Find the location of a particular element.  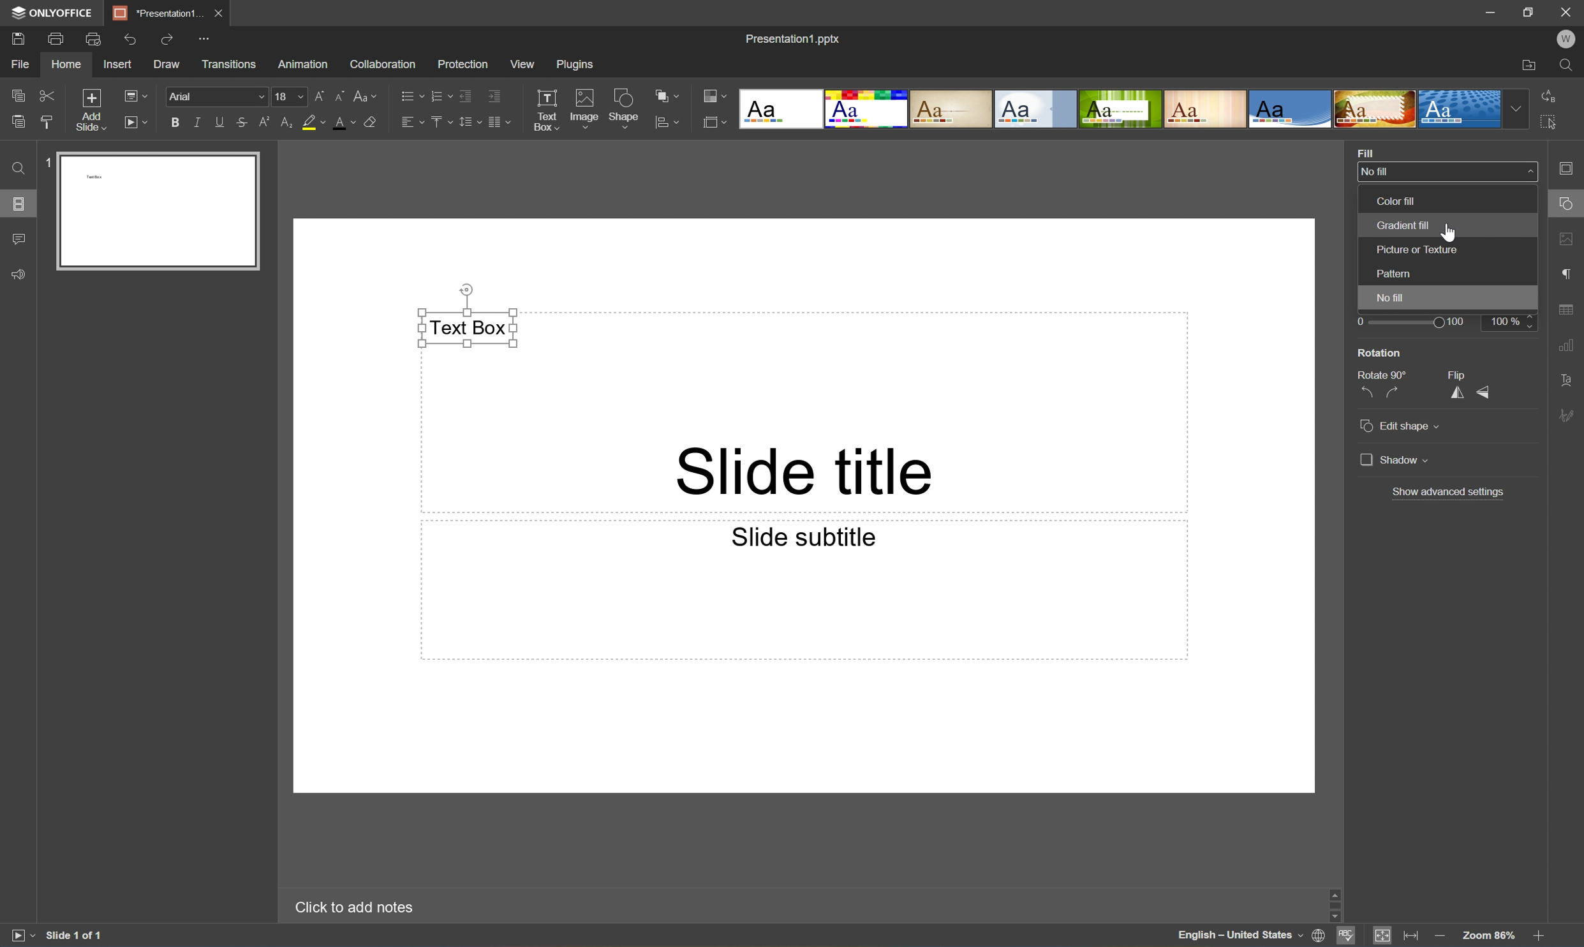

Superscript is located at coordinates (260, 121).